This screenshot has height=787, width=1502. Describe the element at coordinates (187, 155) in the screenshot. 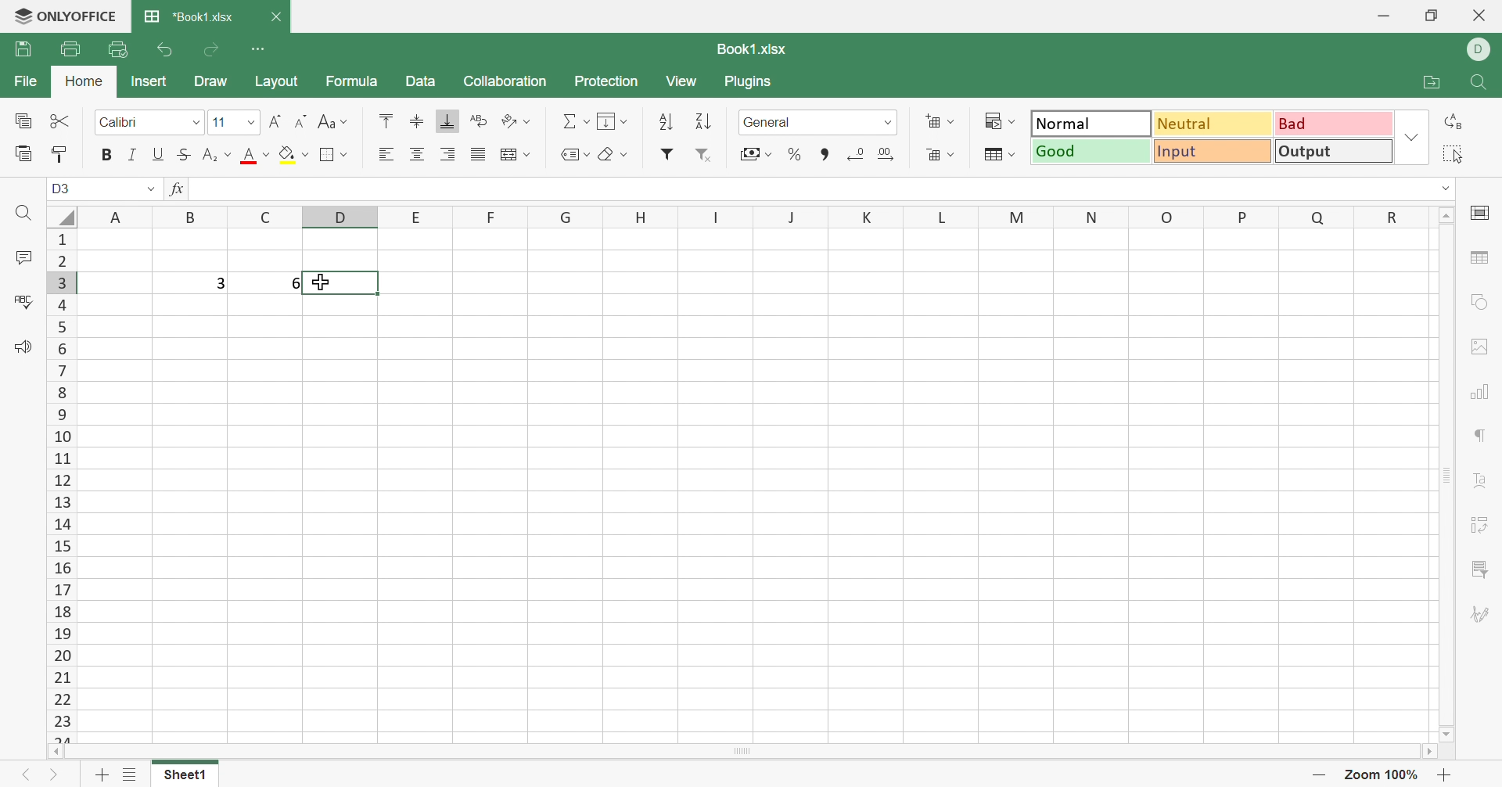

I see `Strikethrough` at that location.